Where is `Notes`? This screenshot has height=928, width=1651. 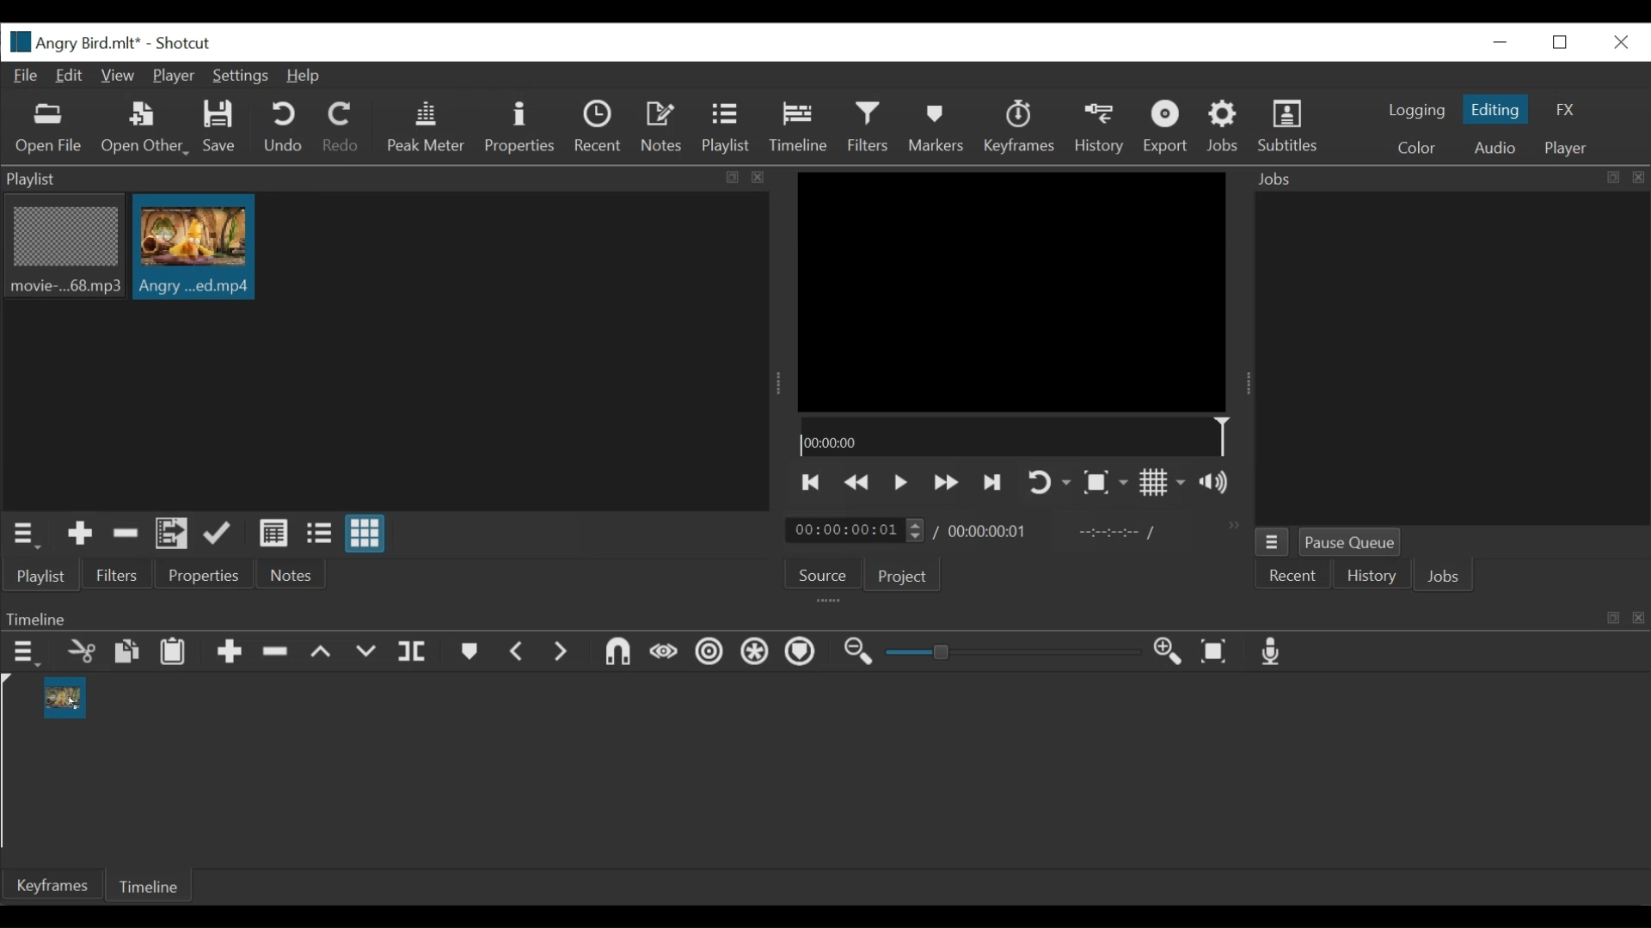
Notes is located at coordinates (287, 575).